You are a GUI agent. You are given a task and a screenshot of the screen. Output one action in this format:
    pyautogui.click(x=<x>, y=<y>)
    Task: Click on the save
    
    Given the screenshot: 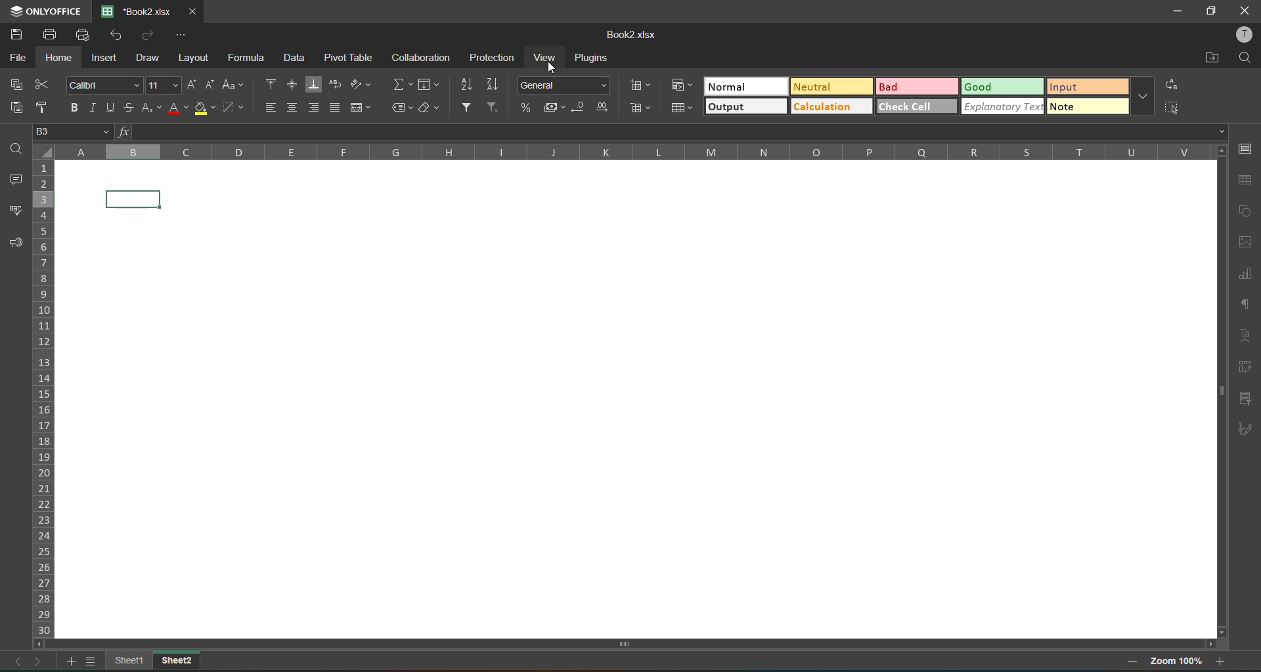 What is the action you would take?
    pyautogui.click(x=16, y=33)
    